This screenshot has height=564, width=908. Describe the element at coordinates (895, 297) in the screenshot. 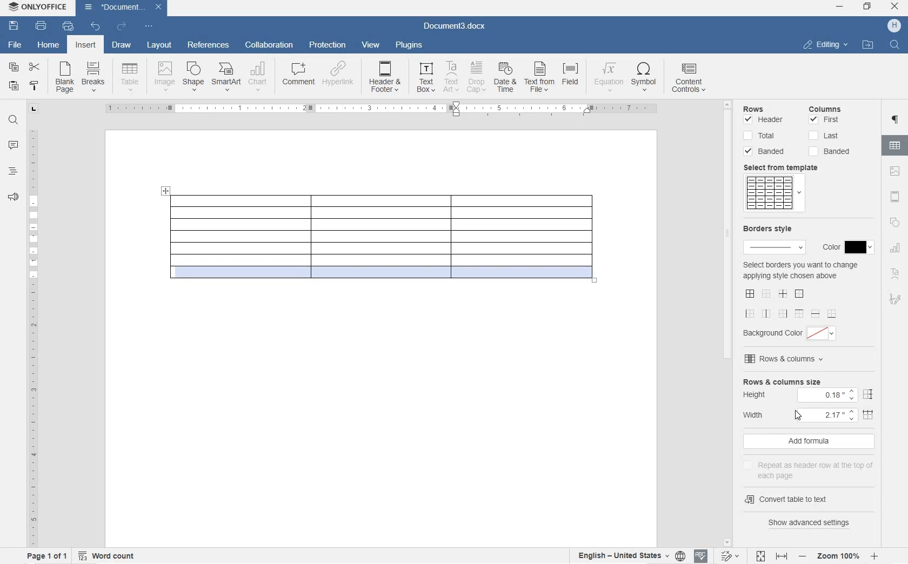

I see `SIGNATURE` at that location.